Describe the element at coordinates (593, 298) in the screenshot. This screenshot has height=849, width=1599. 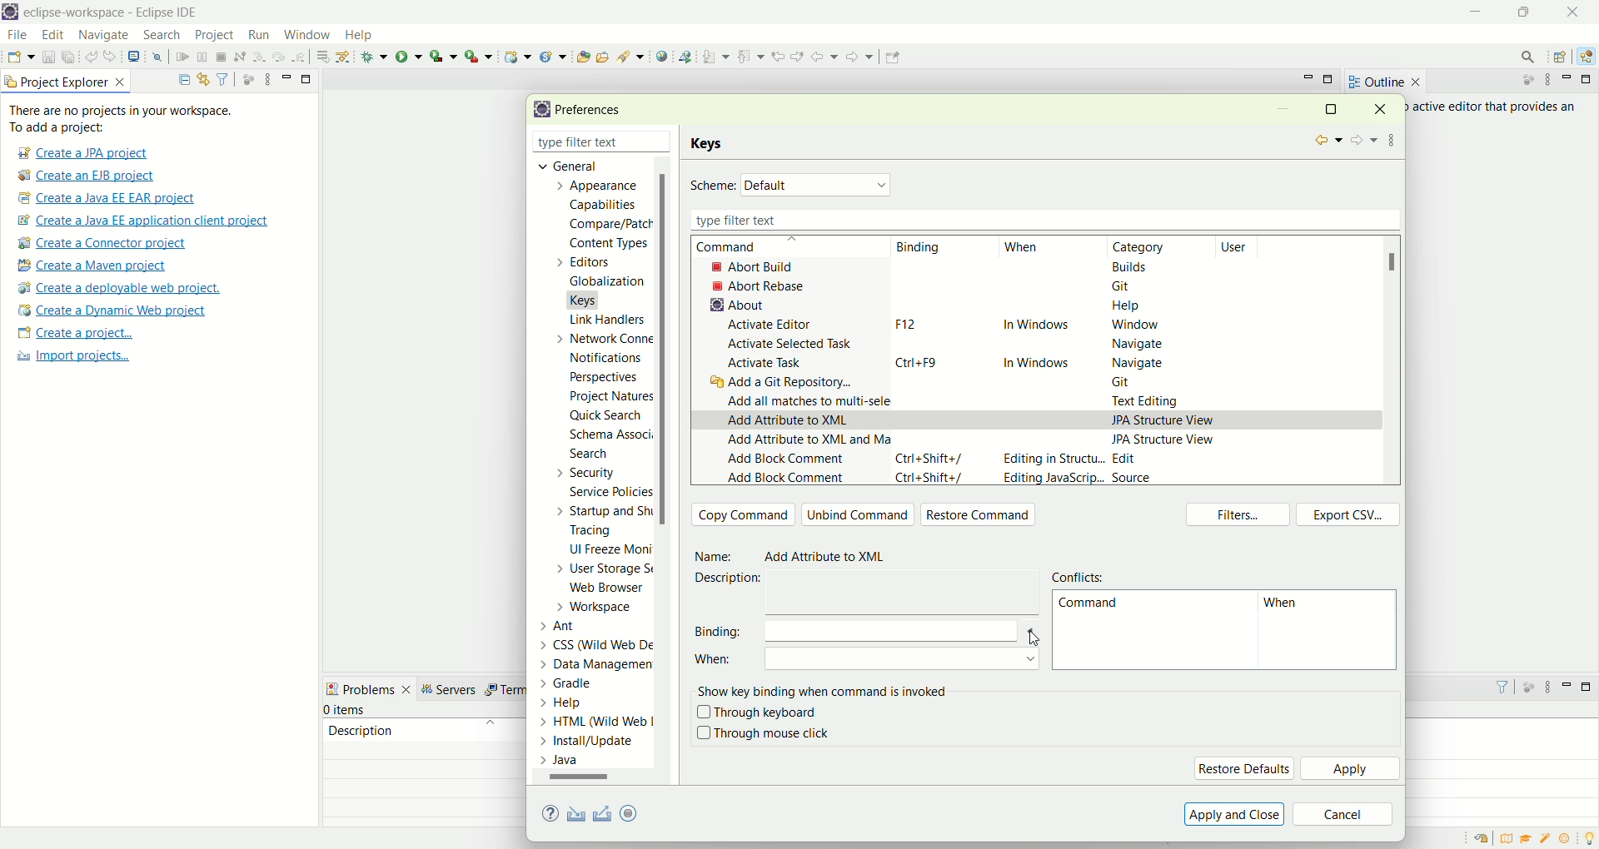
I see `keys` at that location.